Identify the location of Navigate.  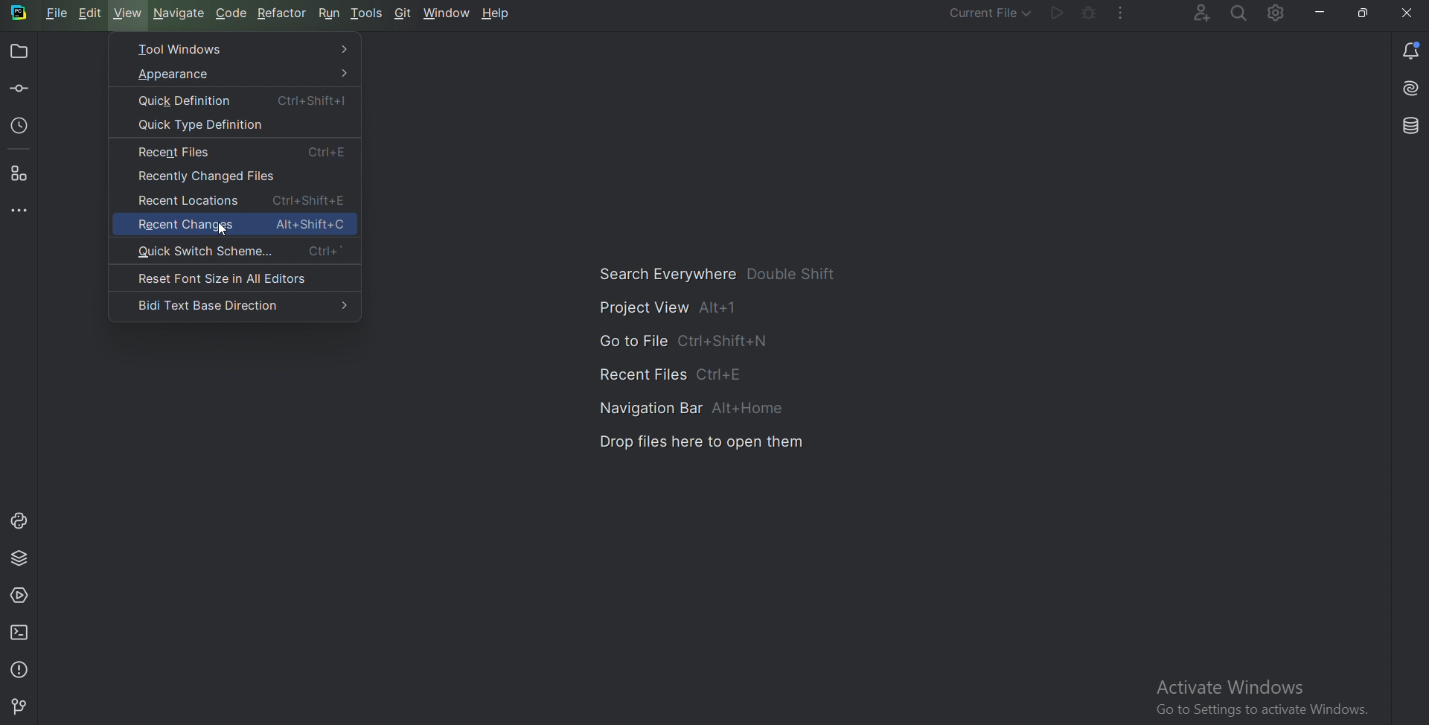
(179, 14).